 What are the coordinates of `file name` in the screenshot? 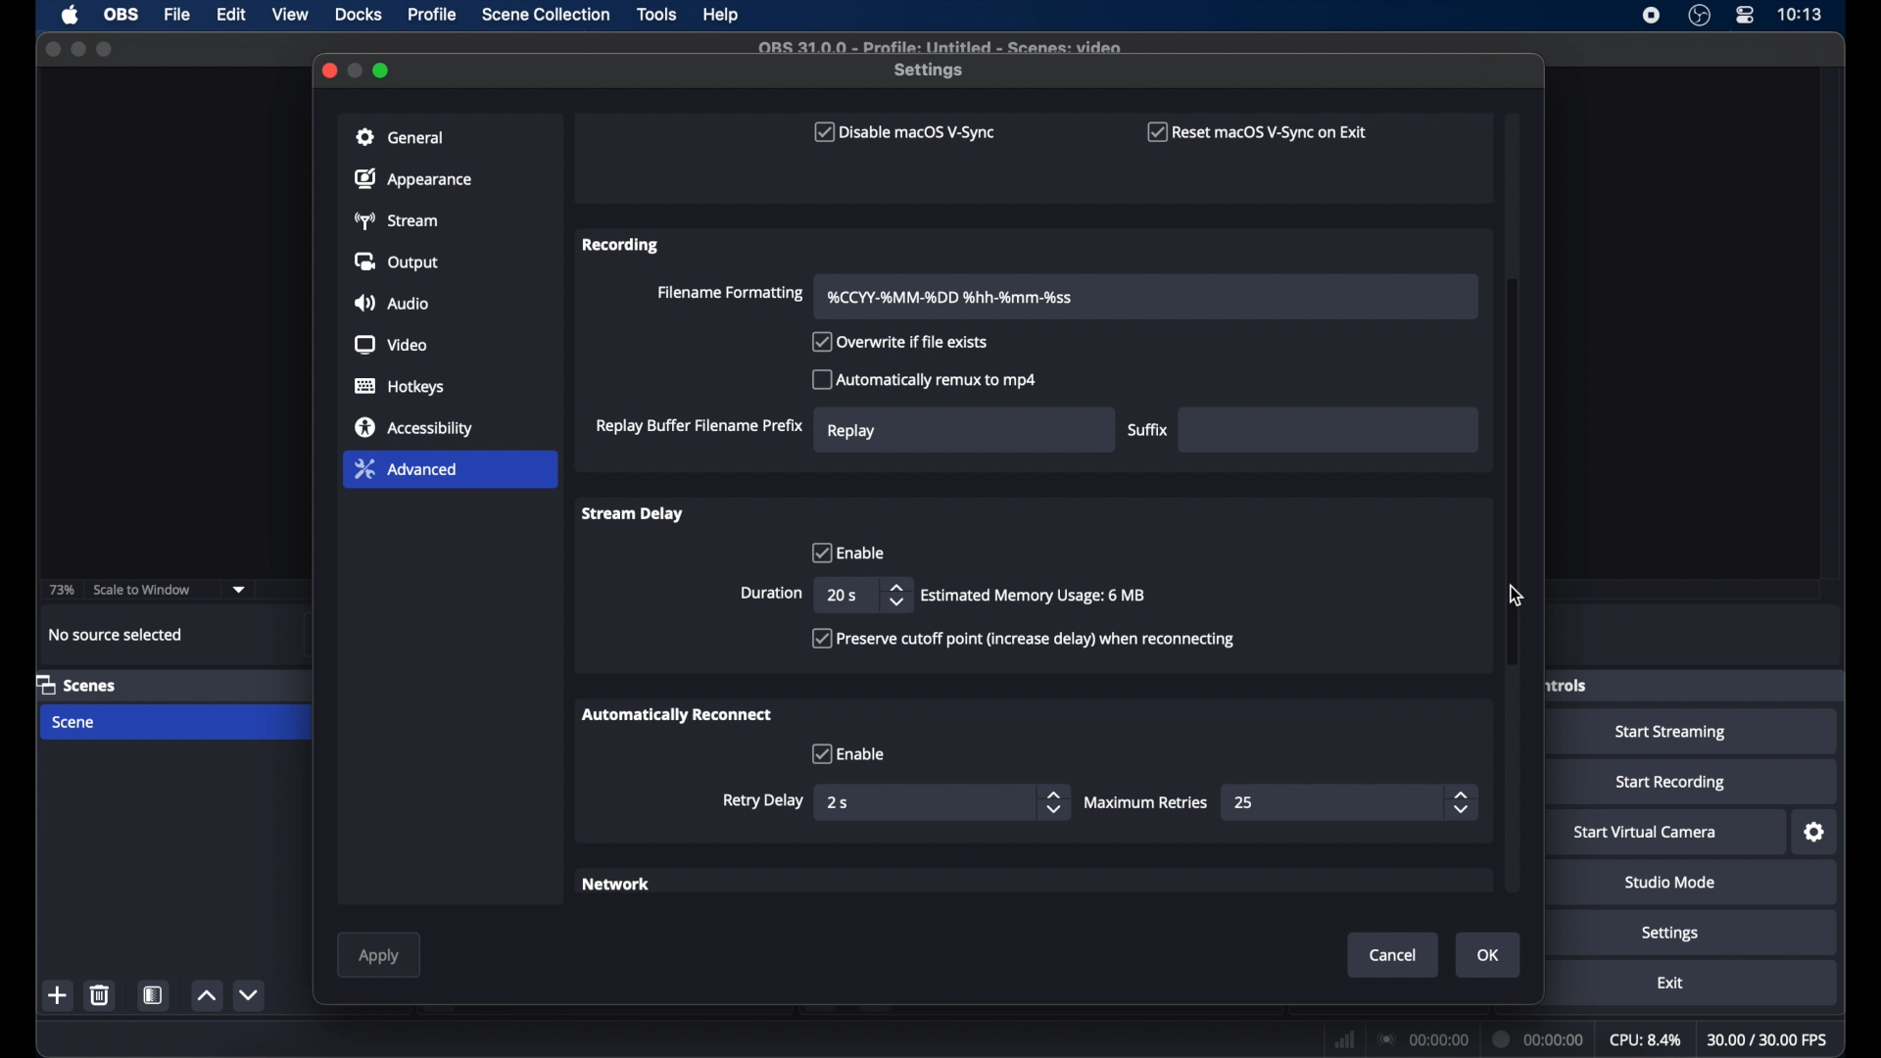 It's located at (939, 45).